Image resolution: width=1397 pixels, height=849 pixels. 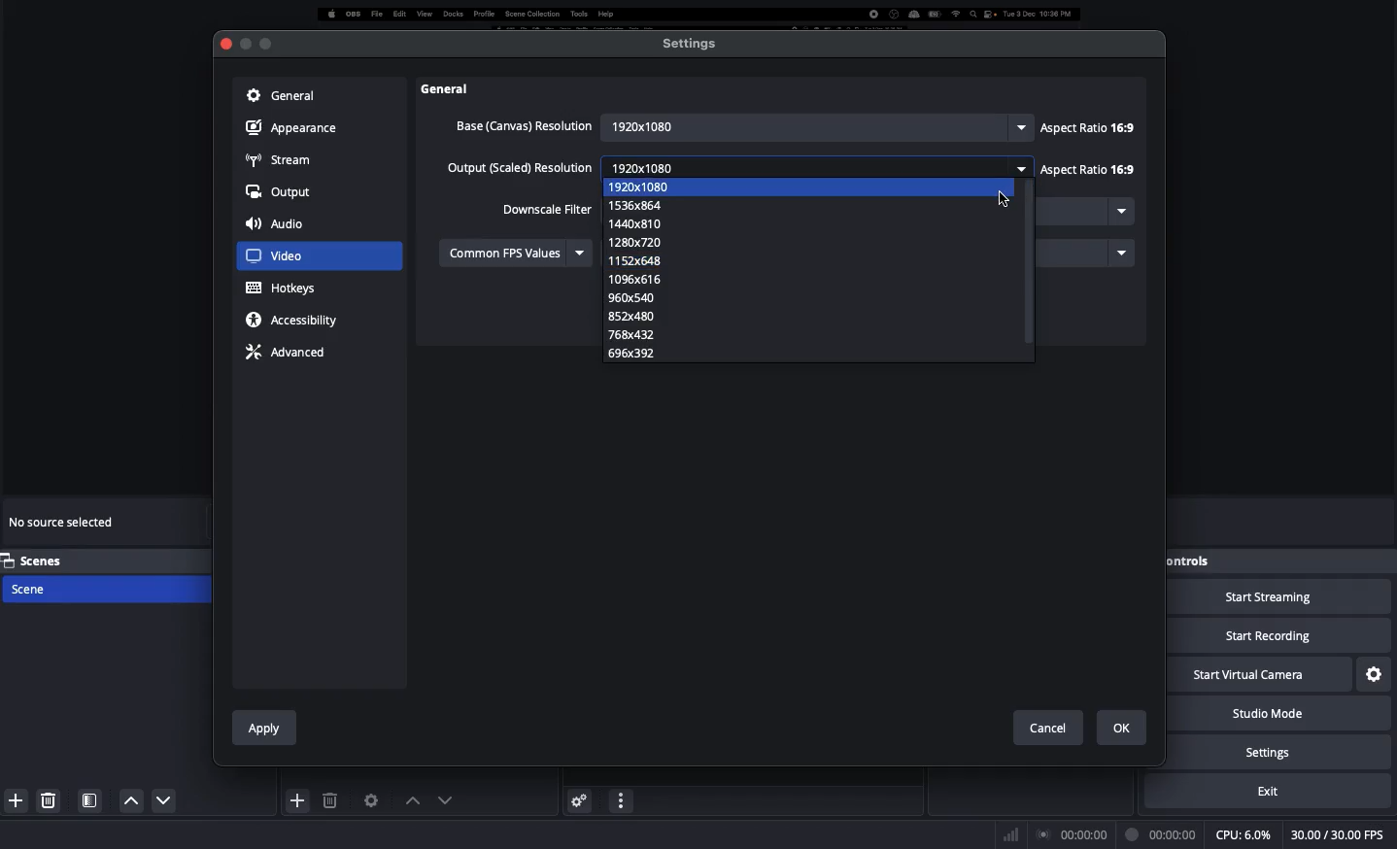 What do you see at coordinates (369, 800) in the screenshot?
I see `Source preferences` at bounding box center [369, 800].